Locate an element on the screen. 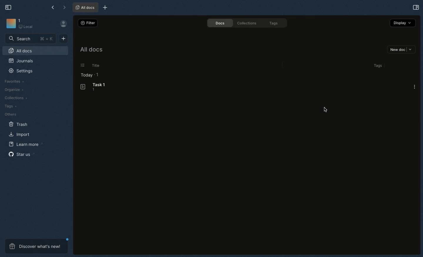 The width and height of the screenshot is (423, 257). Journals is located at coordinates (20, 60).